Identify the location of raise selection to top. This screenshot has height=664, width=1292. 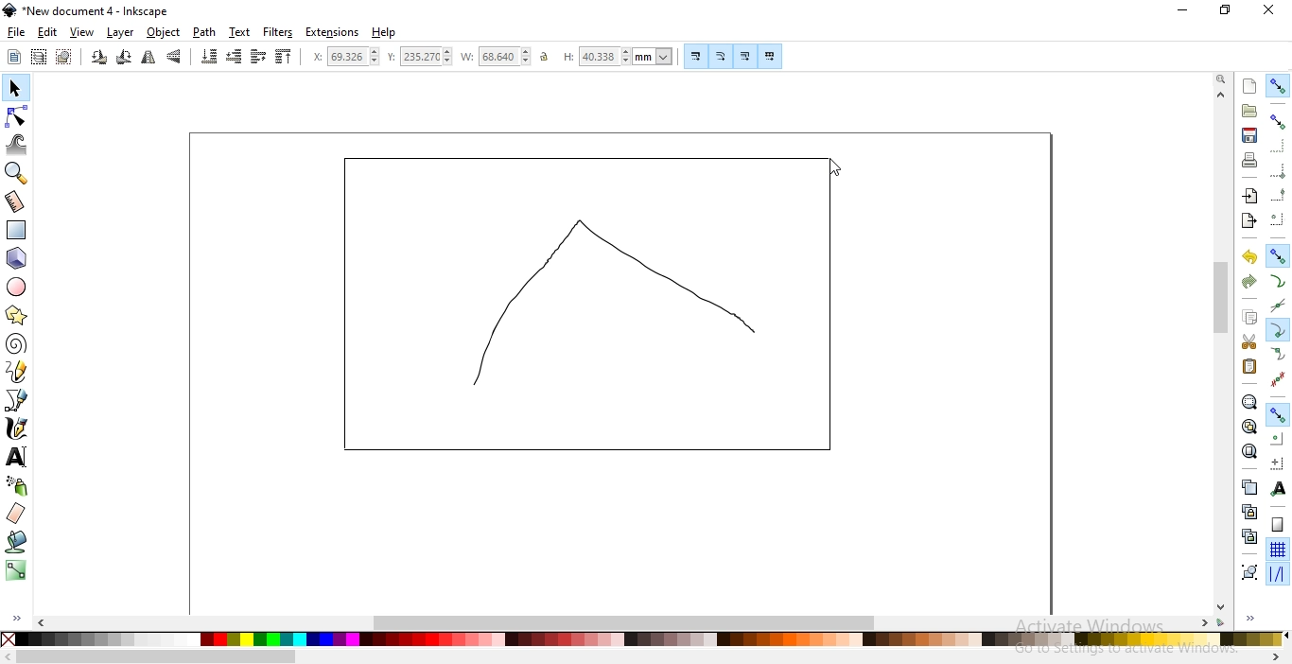
(284, 56).